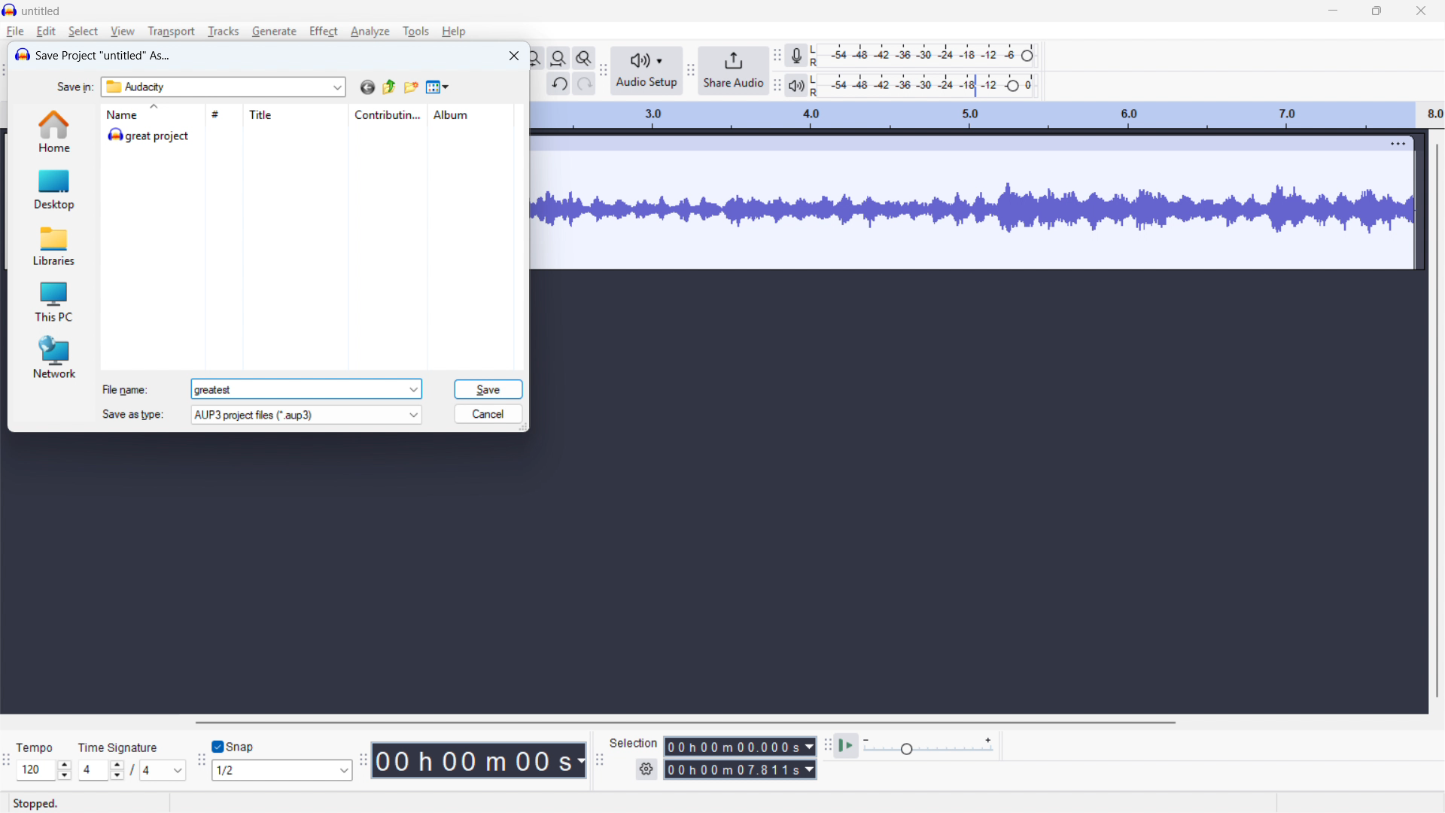 This screenshot has height=813, width=1445. Describe the element at coordinates (223, 32) in the screenshot. I see `tracks` at that location.